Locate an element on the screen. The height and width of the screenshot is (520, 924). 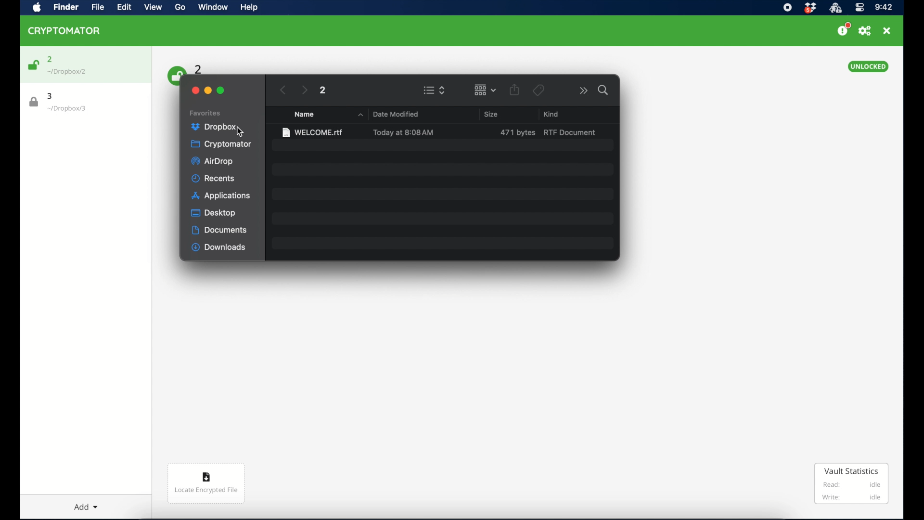
finder is located at coordinates (64, 7).